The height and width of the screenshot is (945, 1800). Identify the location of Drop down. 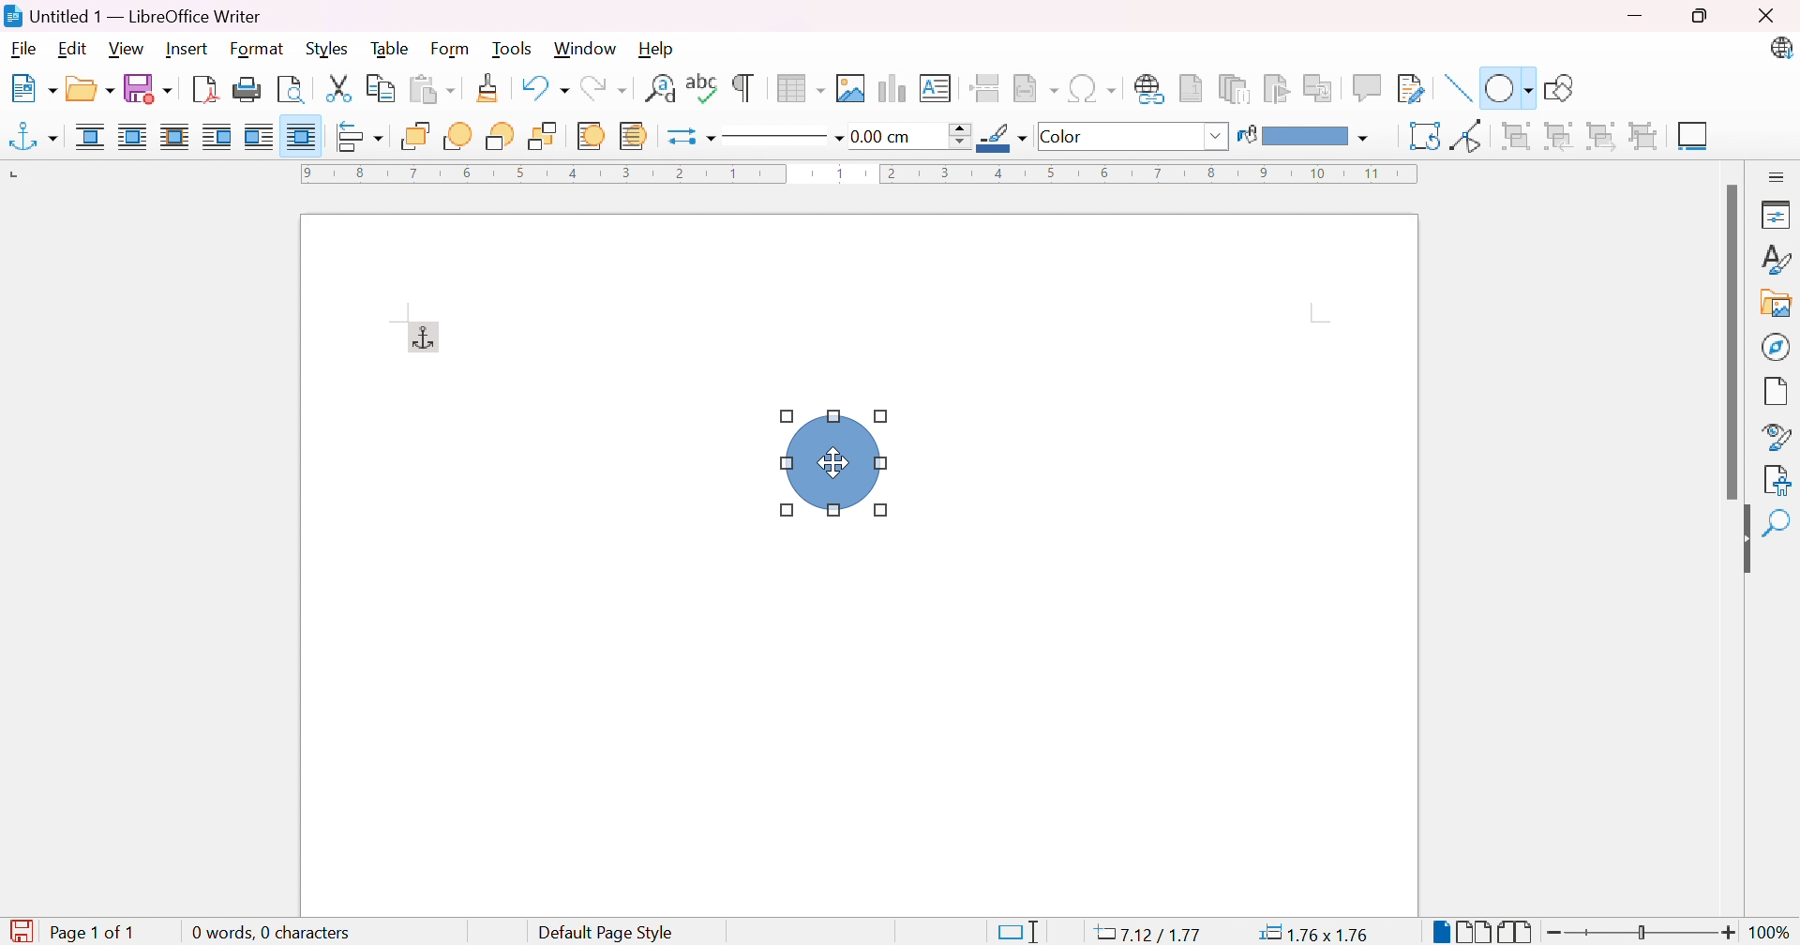
(1220, 137).